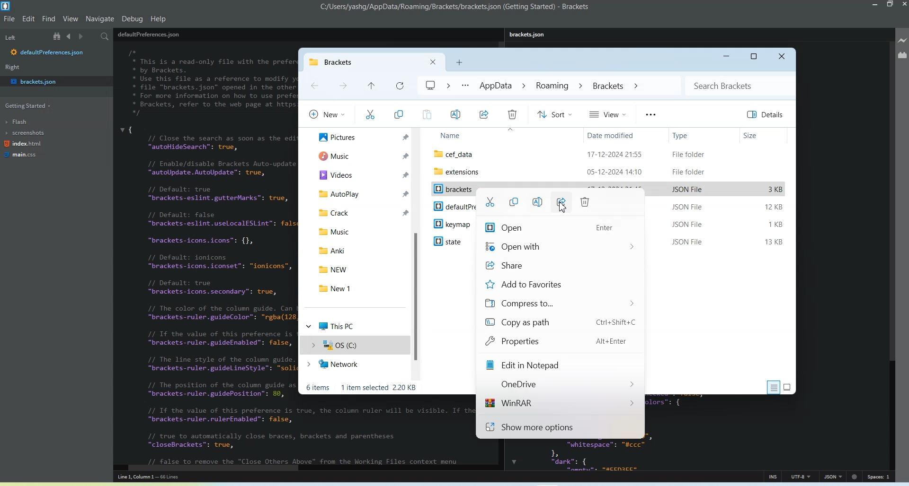 The height and width of the screenshot is (486, 909). What do you see at coordinates (49, 19) in the screenshot?
I see `Find` at bounding box center [49, 19].